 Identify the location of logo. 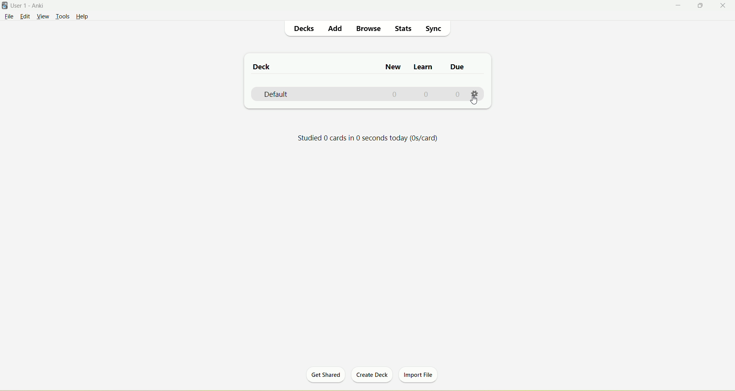
(5, 6).